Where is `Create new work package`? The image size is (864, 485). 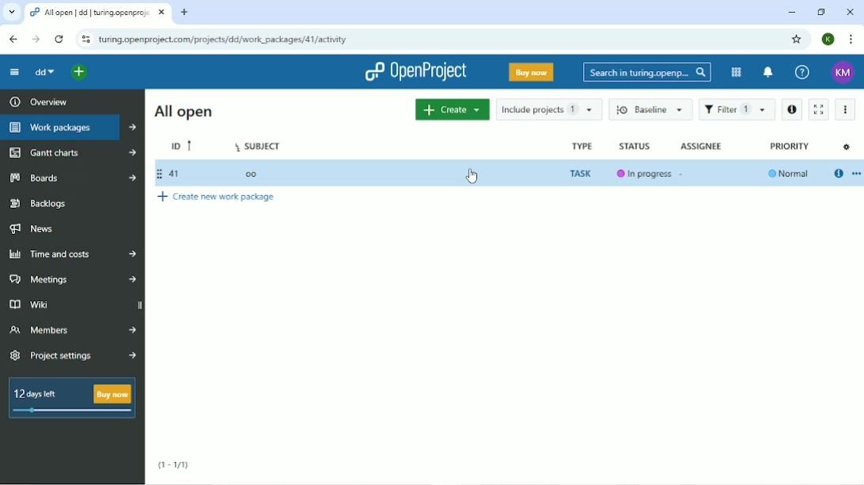 Create new work package is located at coordinates (217, 197).